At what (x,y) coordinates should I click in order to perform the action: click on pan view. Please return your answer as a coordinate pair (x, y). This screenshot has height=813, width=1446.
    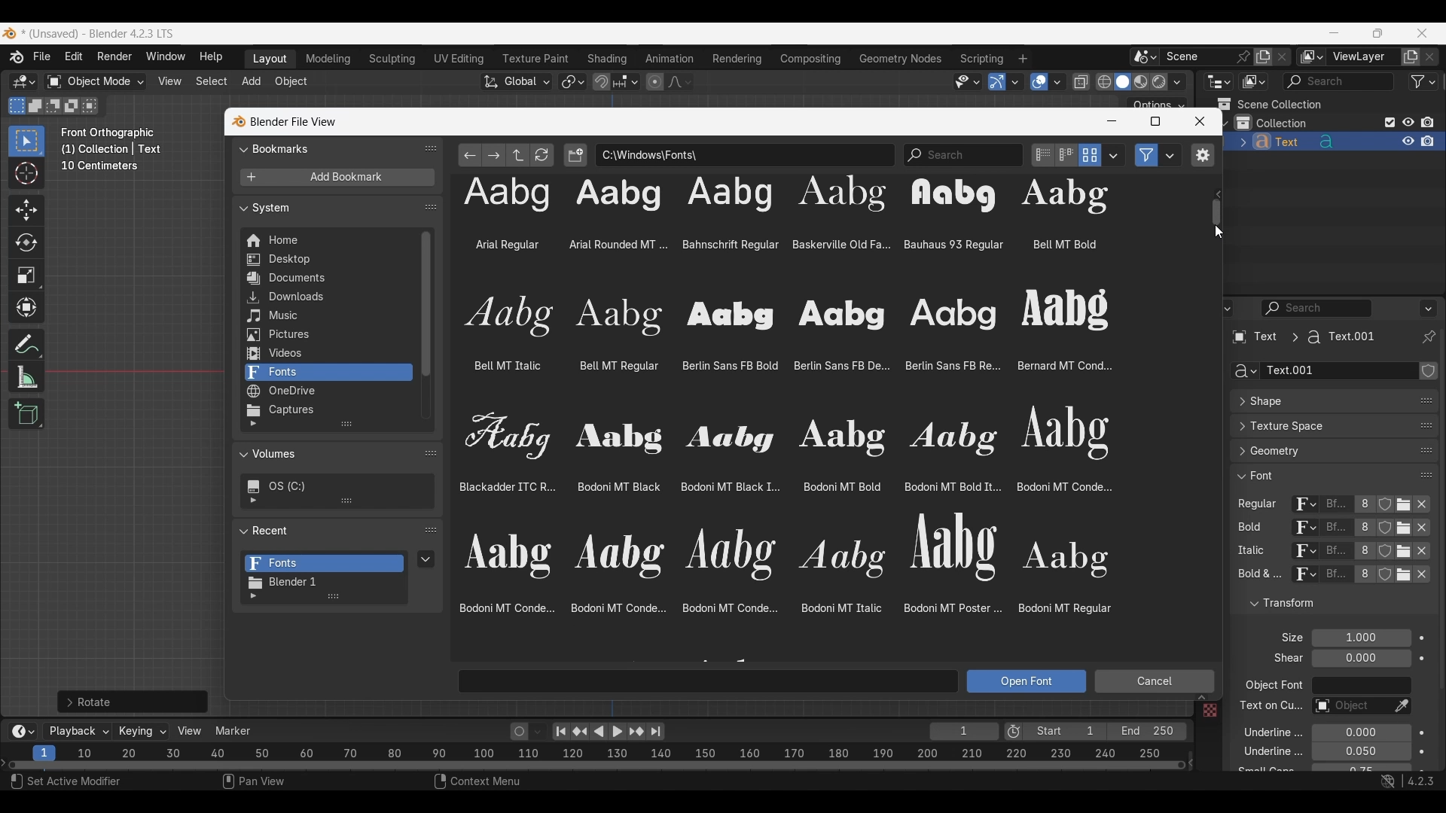
    Looking at the image, I should click on (271, 783).